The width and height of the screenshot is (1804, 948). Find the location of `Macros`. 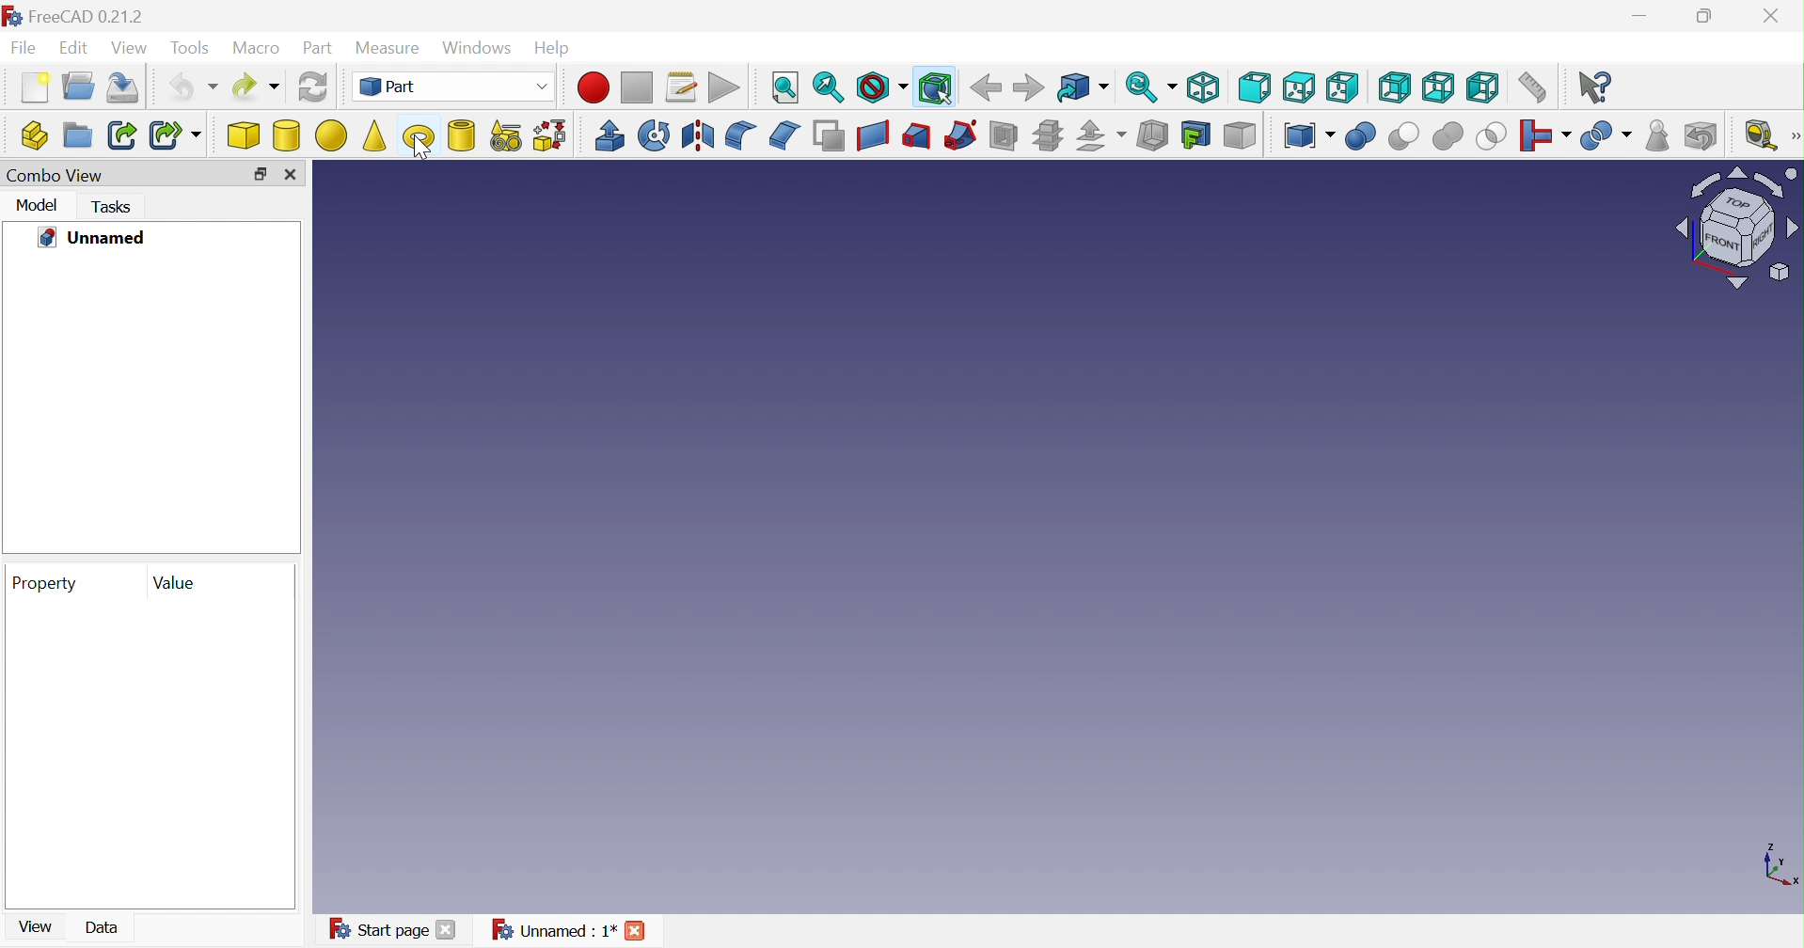

Macros is located at coordinates (682, 87).